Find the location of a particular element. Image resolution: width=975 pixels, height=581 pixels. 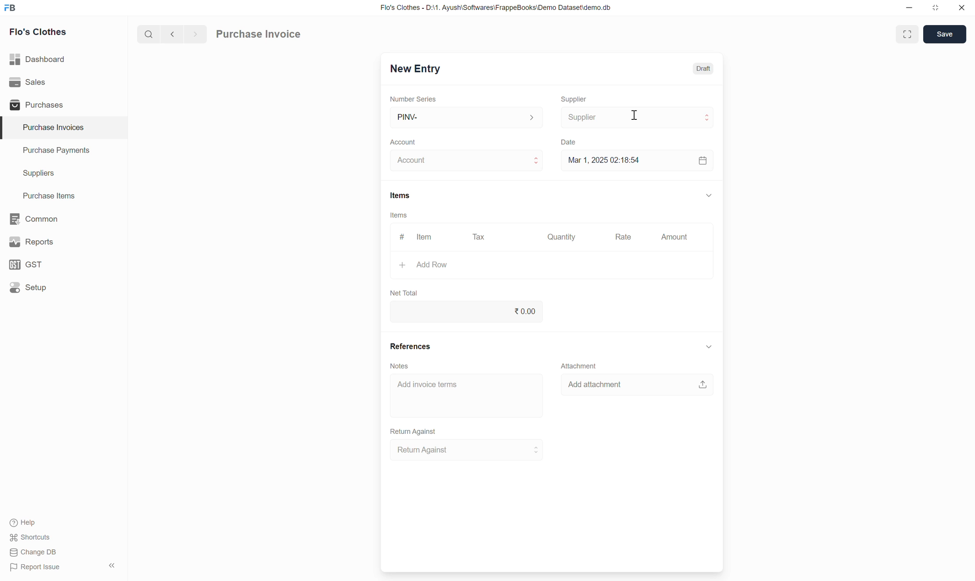

Toggle between form and full width is located at coordinates (907, 34).